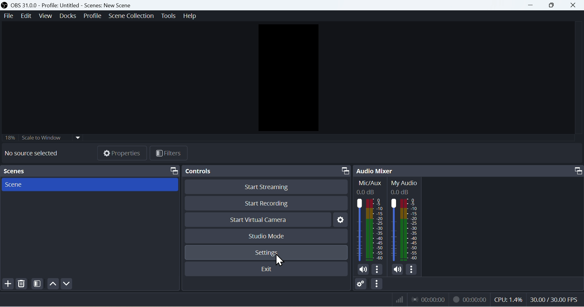 This screenshot has height=307, width=584. What do you see at coordinates (554, 5) in the screenshot?
I see `Maximise` at bounding box center [554, 5].